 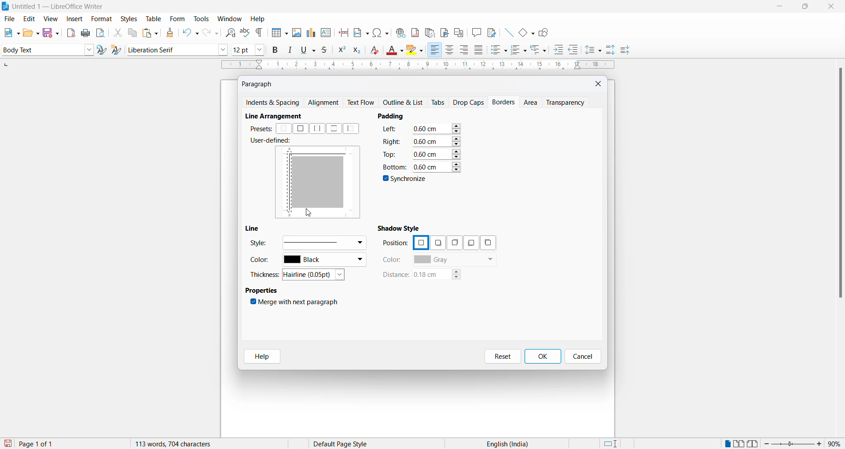 What do you see at coordinates (436, 141) in the screenshot?
I see `value` at bounding box center [436, 141].